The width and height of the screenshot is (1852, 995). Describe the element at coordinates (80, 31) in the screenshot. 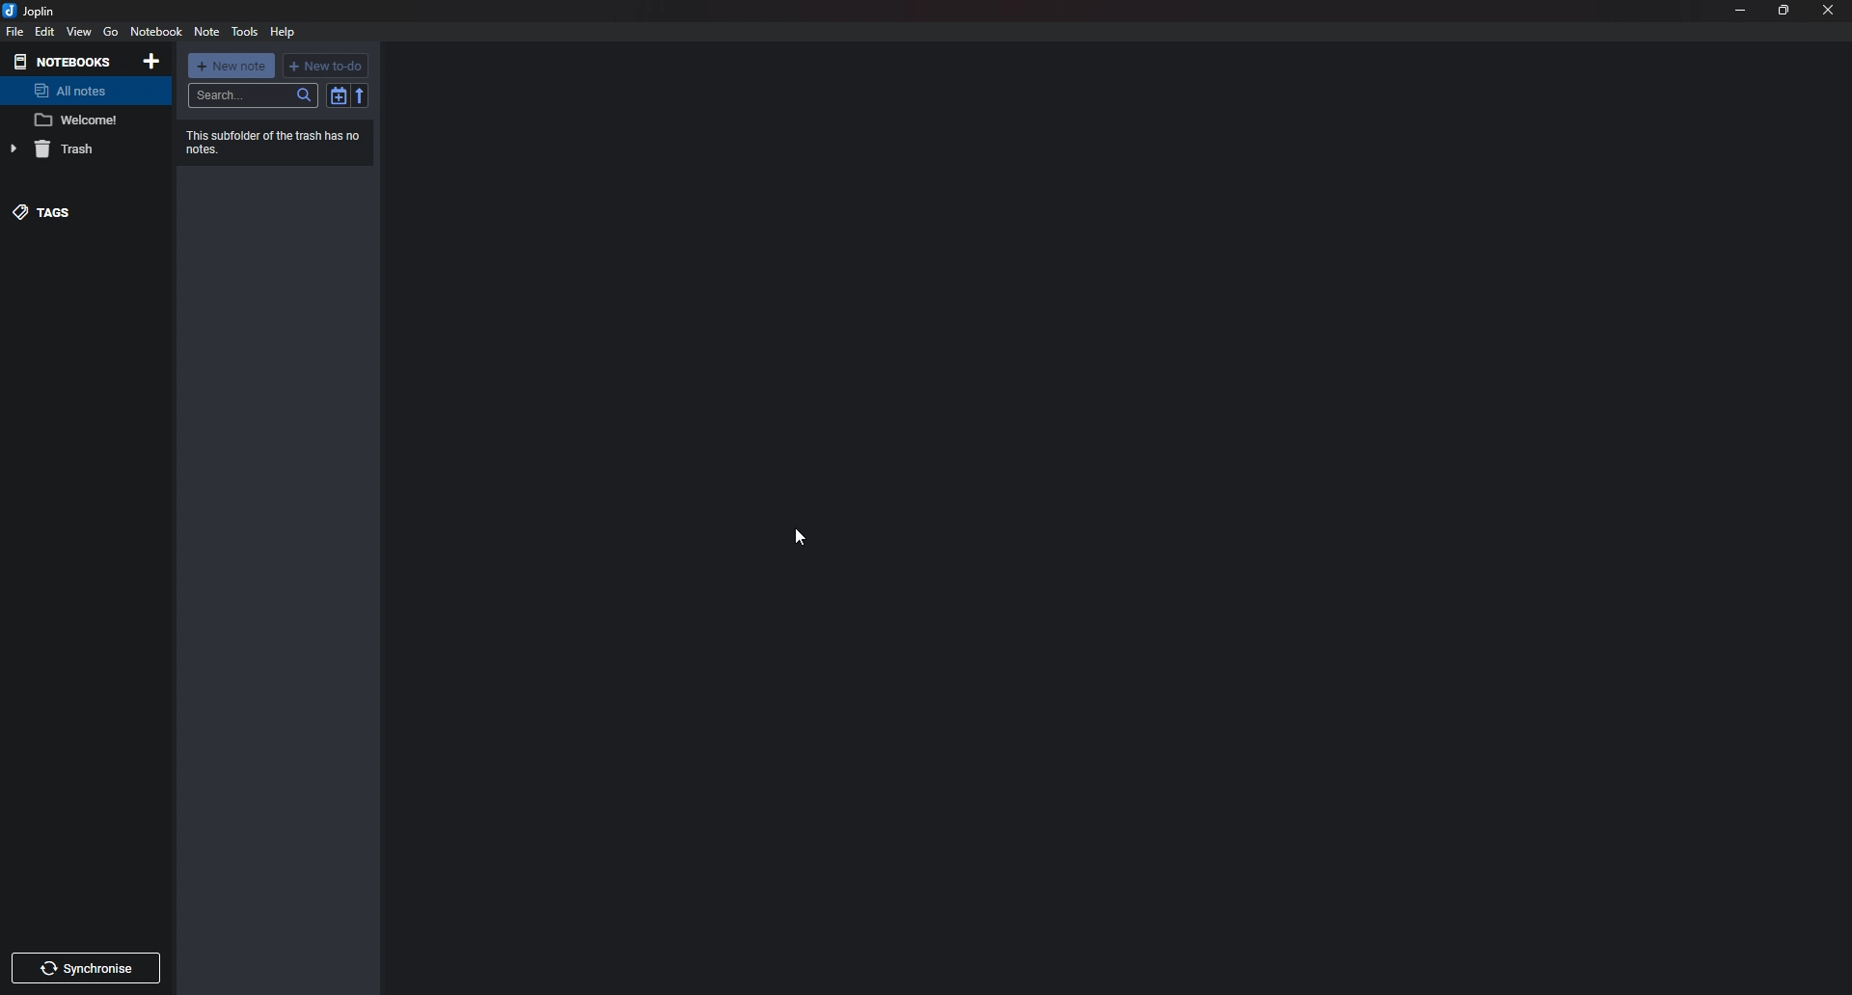

I see `view` at that location.